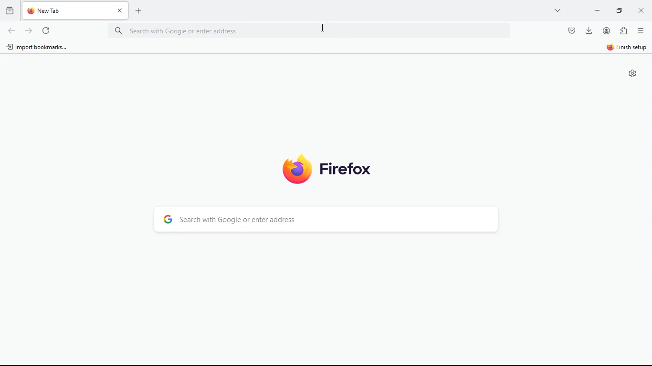 Image resolution: width=652 pixels, height=366 pixels. What do you see at coordinates (641, 30) in the screenshot?
I see `menu` at bounding box center [641, 30].